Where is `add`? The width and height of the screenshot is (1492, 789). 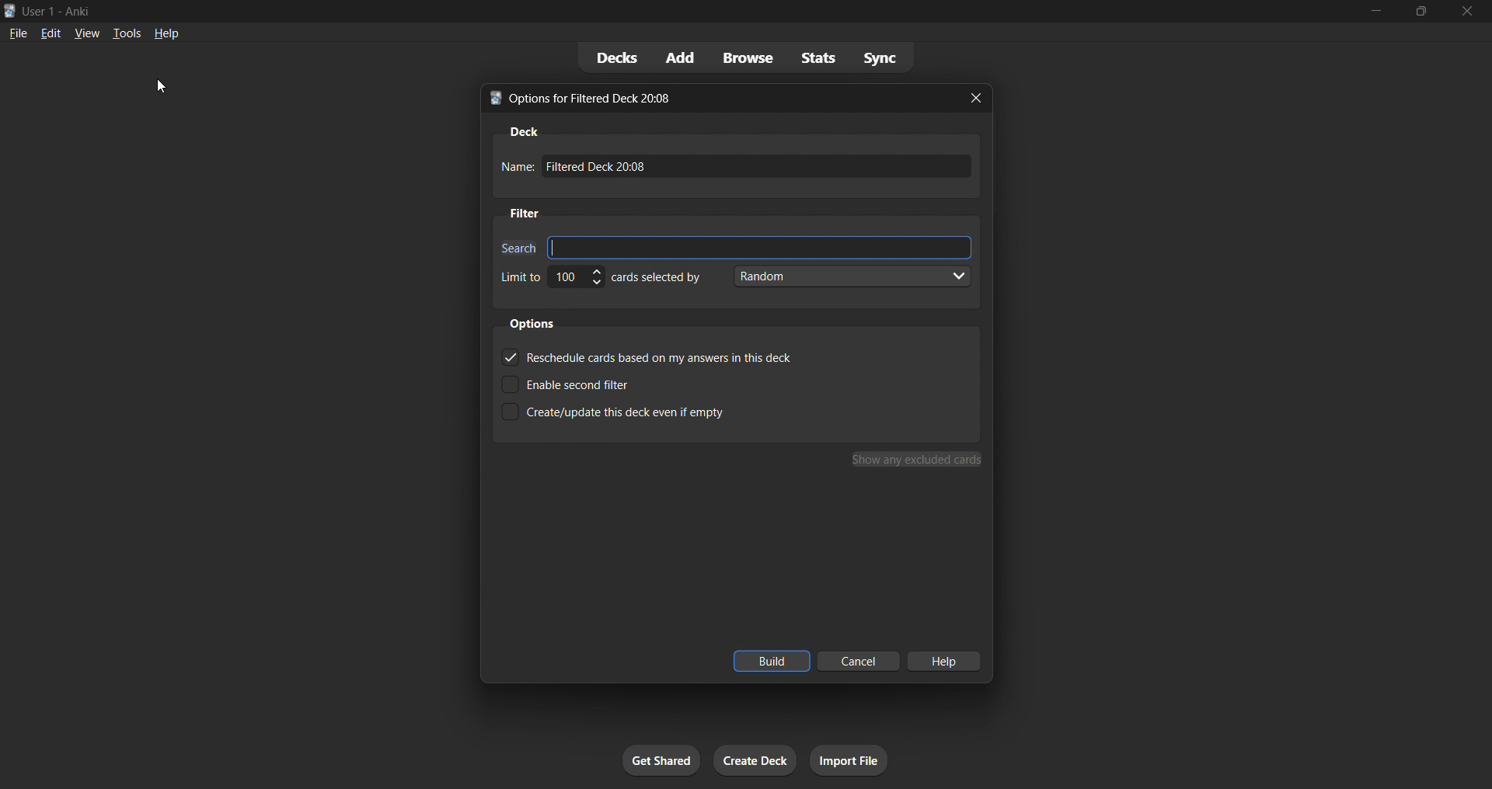
add is located at coordinates (677, 57).